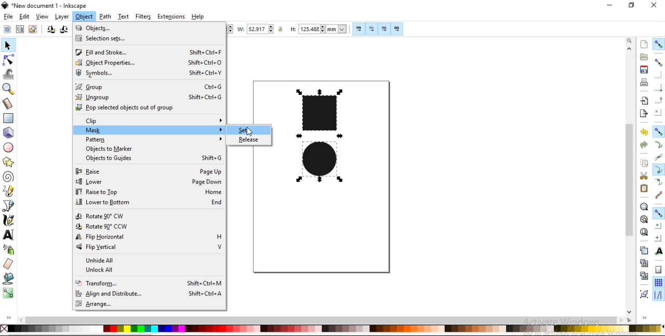  Describe the element at coordinates (153, 271) in the screenshot. I see `unlock all` at that location.